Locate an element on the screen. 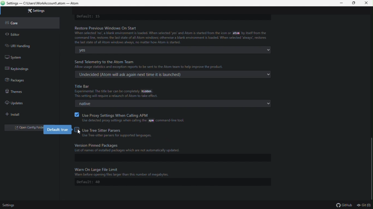  textbox is located at coordinates (171, 158).